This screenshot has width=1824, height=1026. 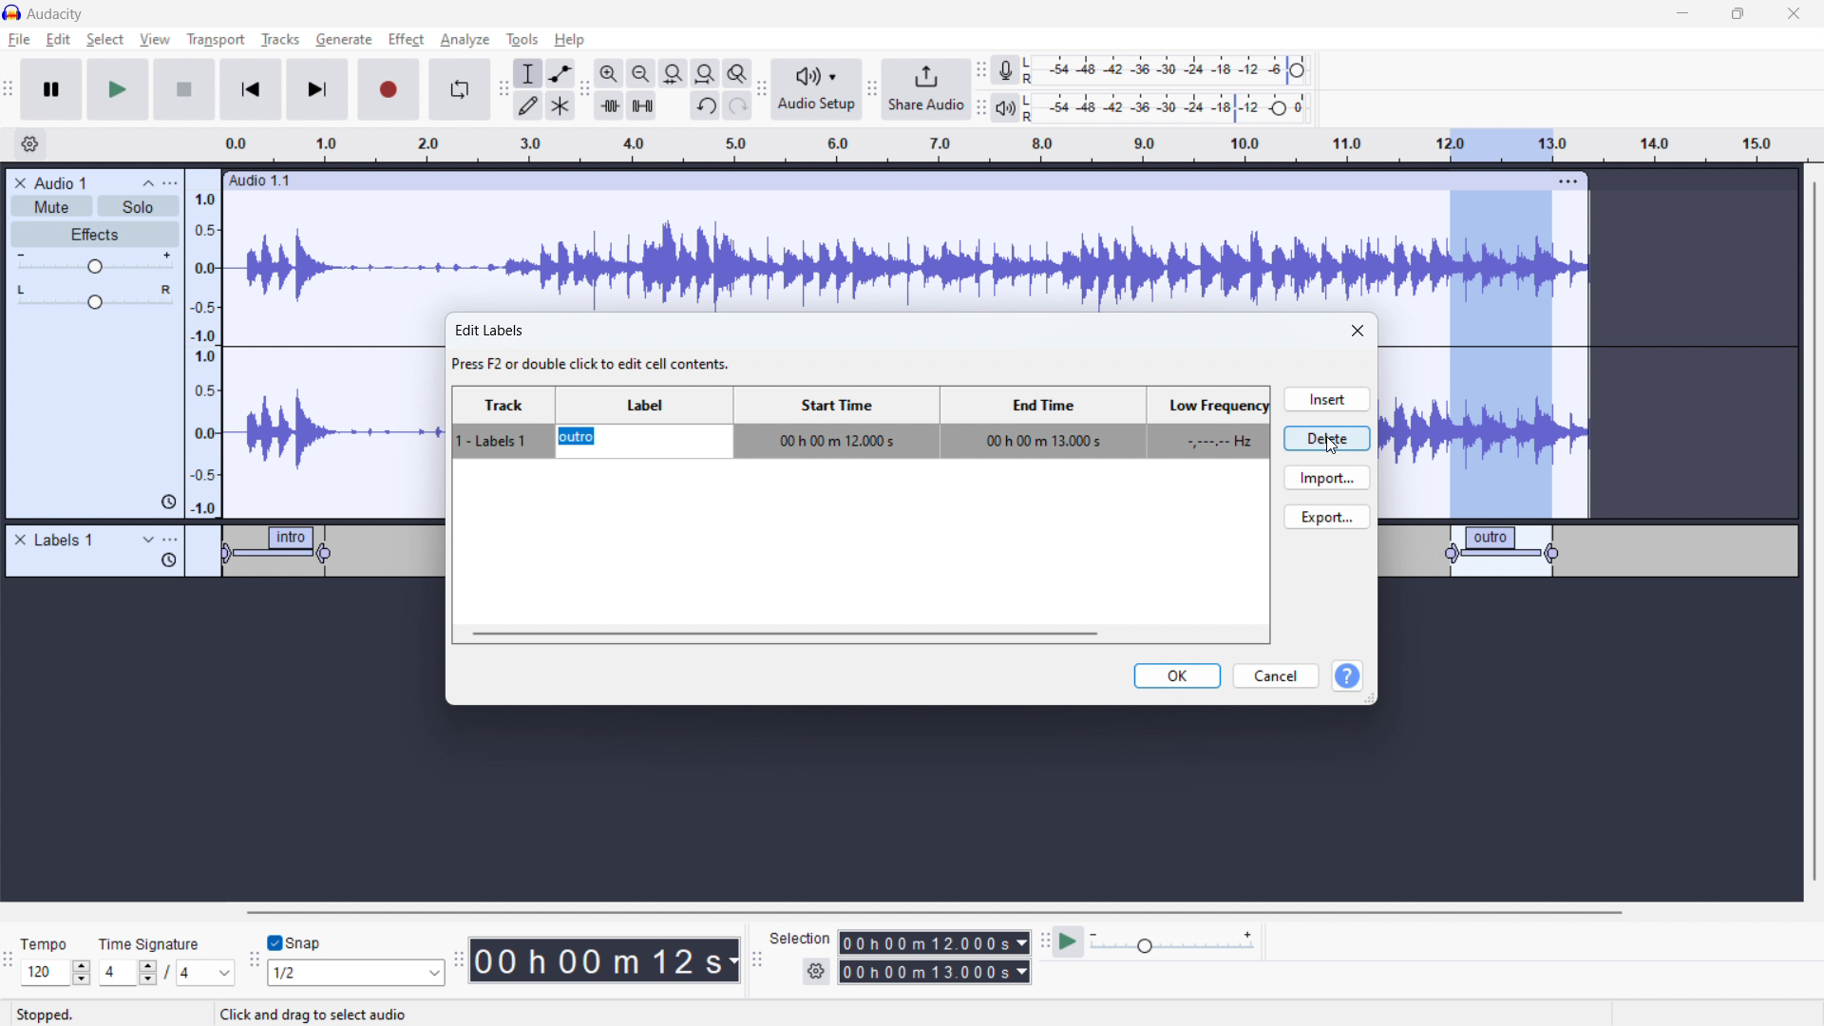 I want to click on fit selction to width, so click(x=674, y=74).